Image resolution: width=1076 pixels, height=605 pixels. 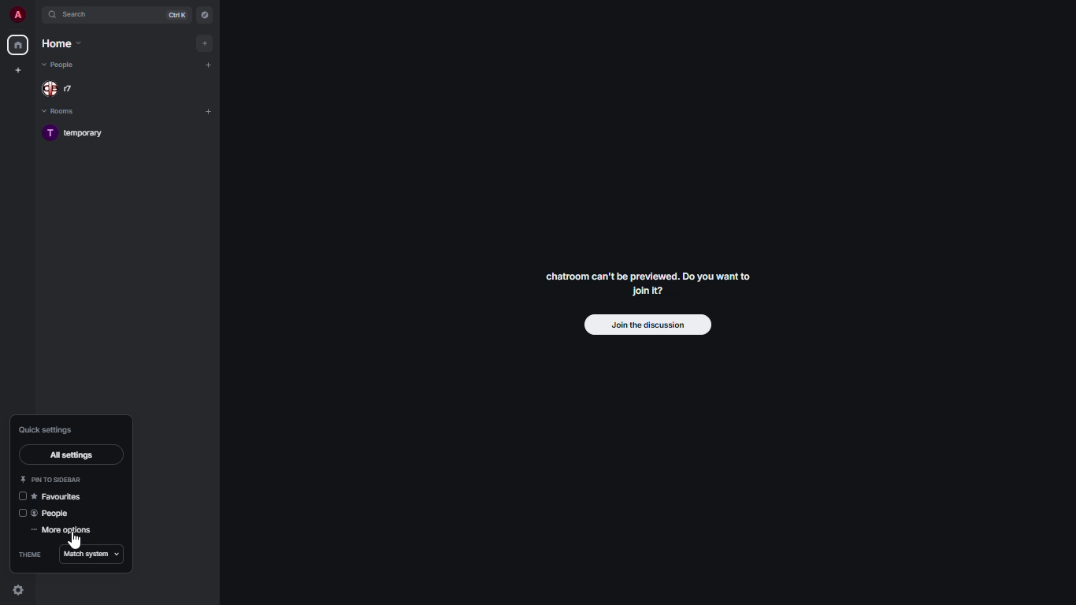 I want to click on add, so click(x=206, y=65).